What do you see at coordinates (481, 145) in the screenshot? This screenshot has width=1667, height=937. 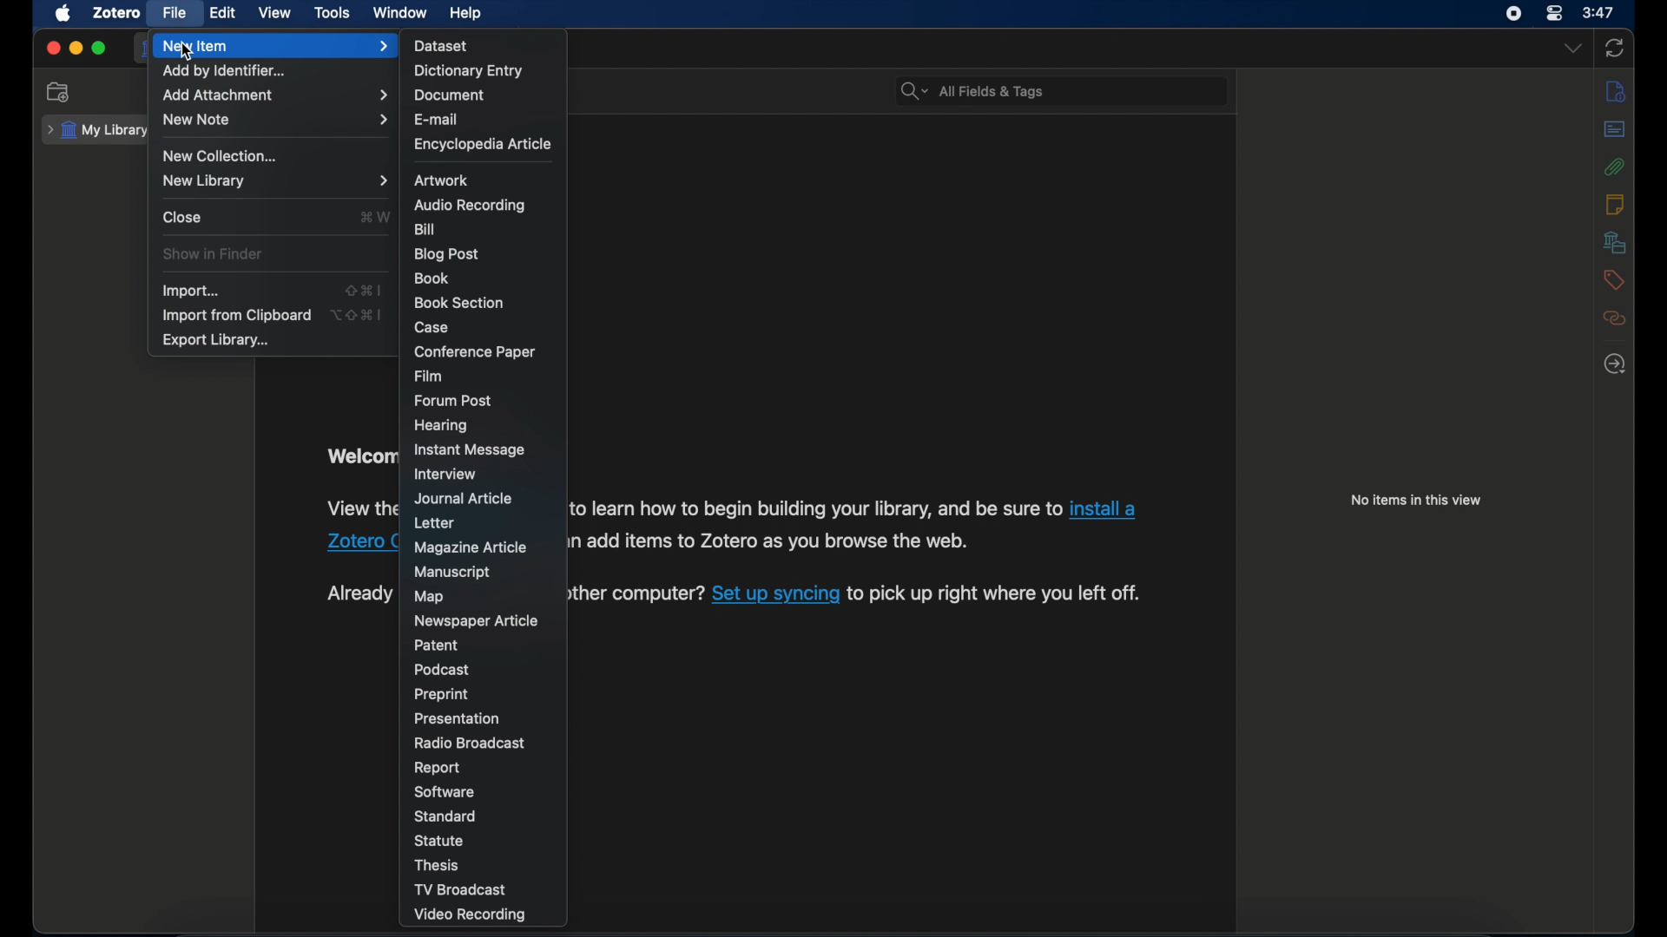 I see `encyclopedia article` at bounding box center [481, 145].